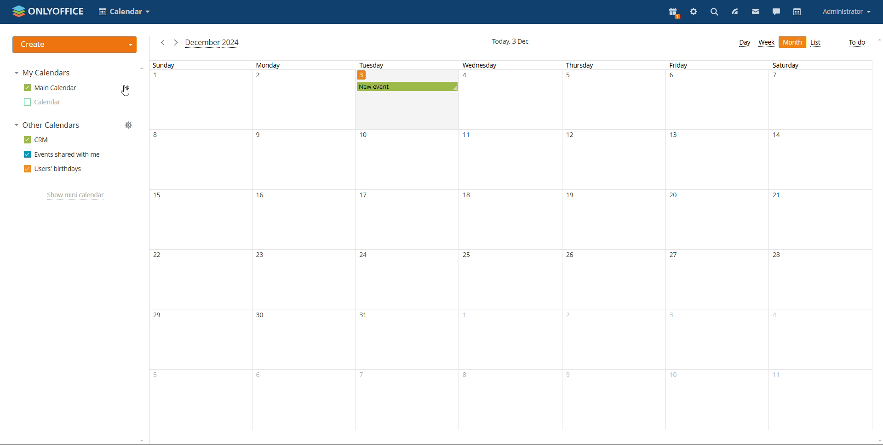  What do you see at coordinates (200, 100) in the screenshot?
I see `date` at bounding box center [200, 100].